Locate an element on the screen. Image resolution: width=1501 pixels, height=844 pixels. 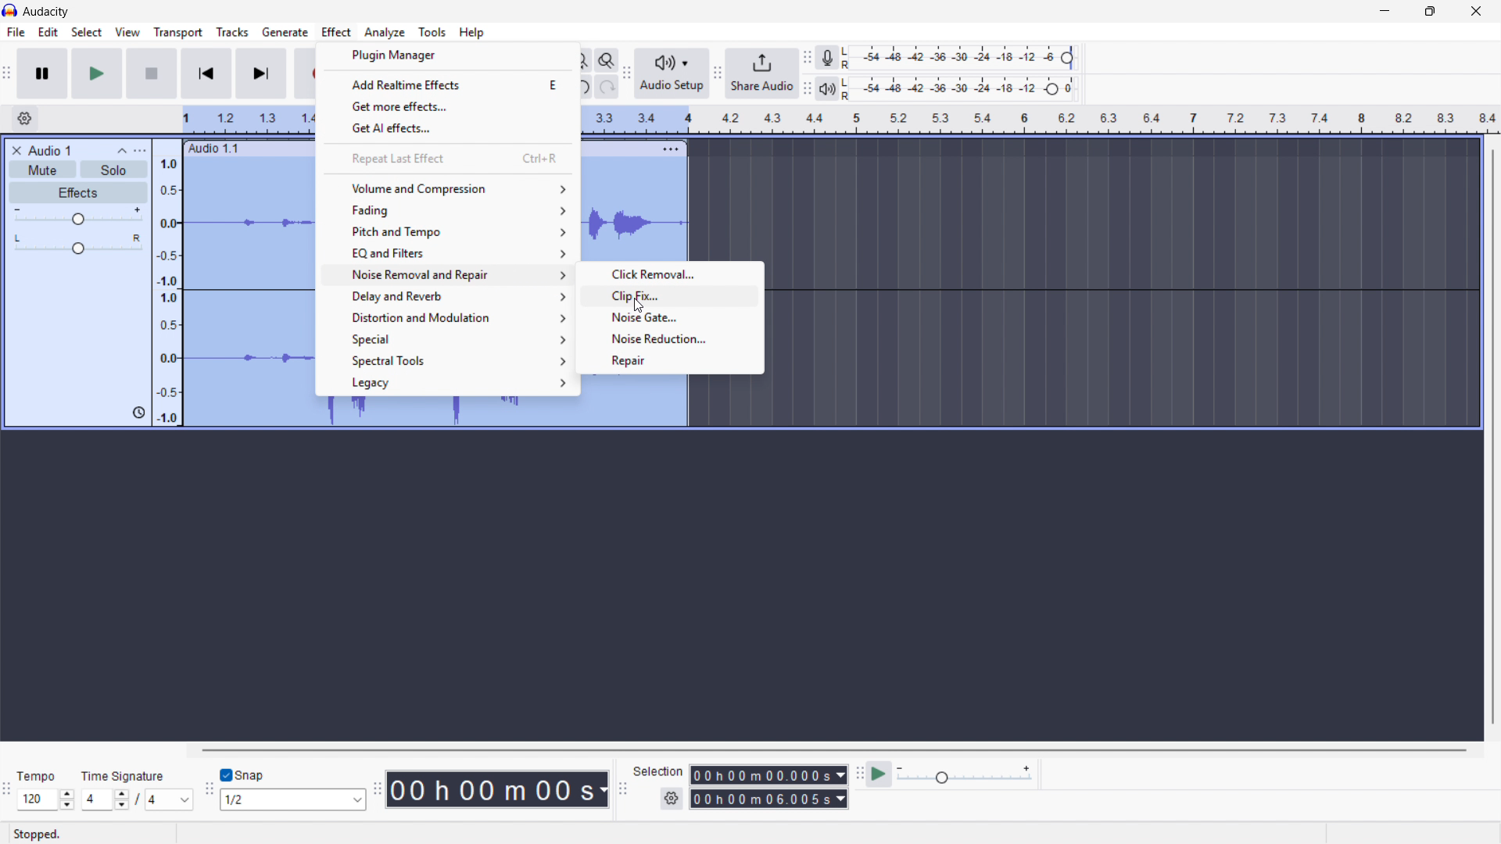
Set snapping is located at coordinates (292, 799).